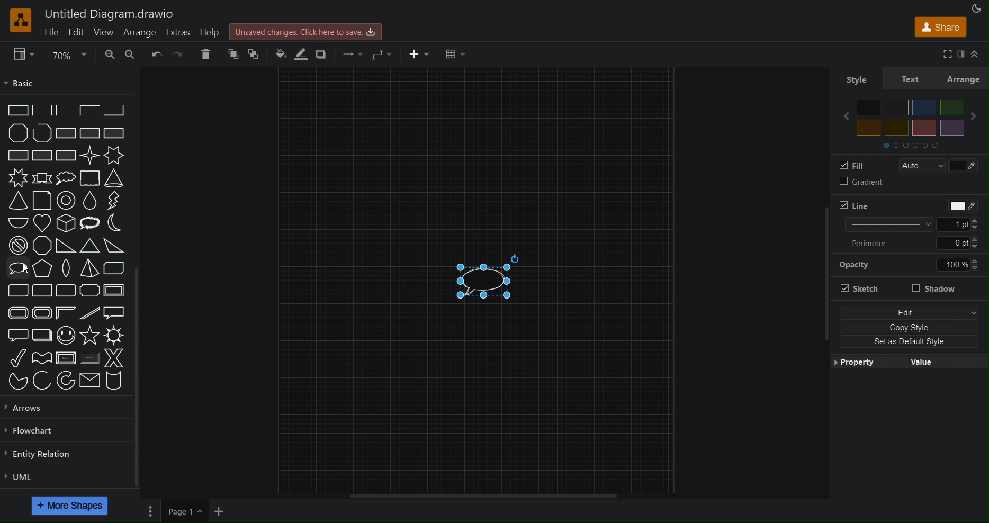 The height and width of the screenshot is (523, 989). Describe the element at coordinates (907, 344) in the screenshot. I see `Set as Default Style` at that location.